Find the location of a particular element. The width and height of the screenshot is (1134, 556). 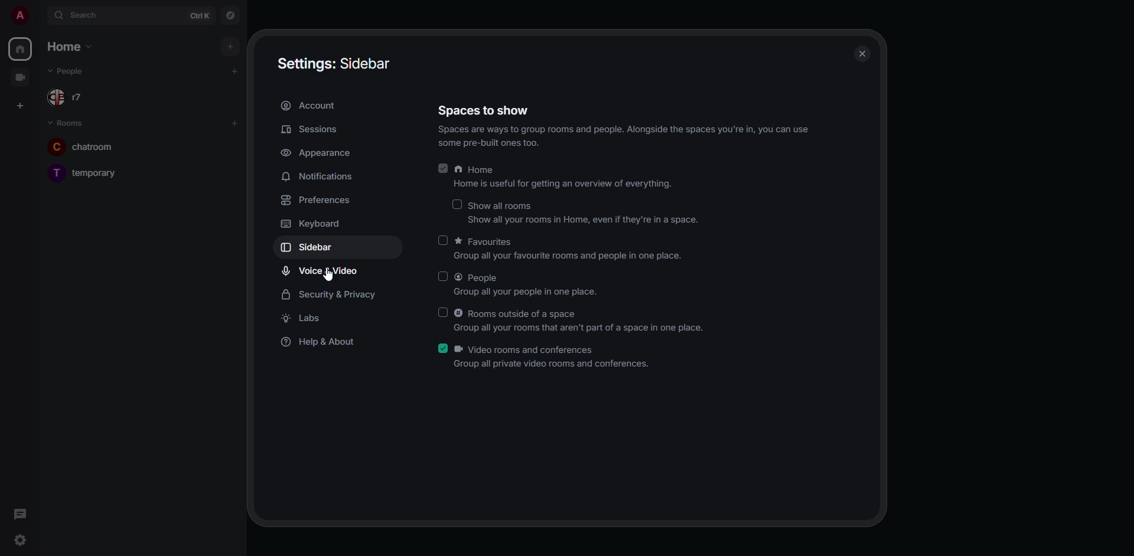

settings sidebar is located at coordinates (333, 61).